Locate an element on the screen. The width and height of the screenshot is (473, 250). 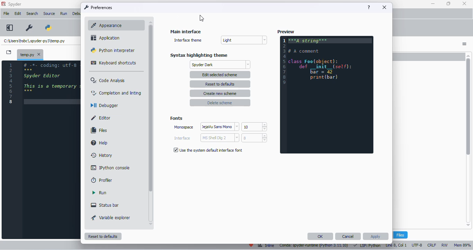
maximize current pane is located at coordinates (9, 27).